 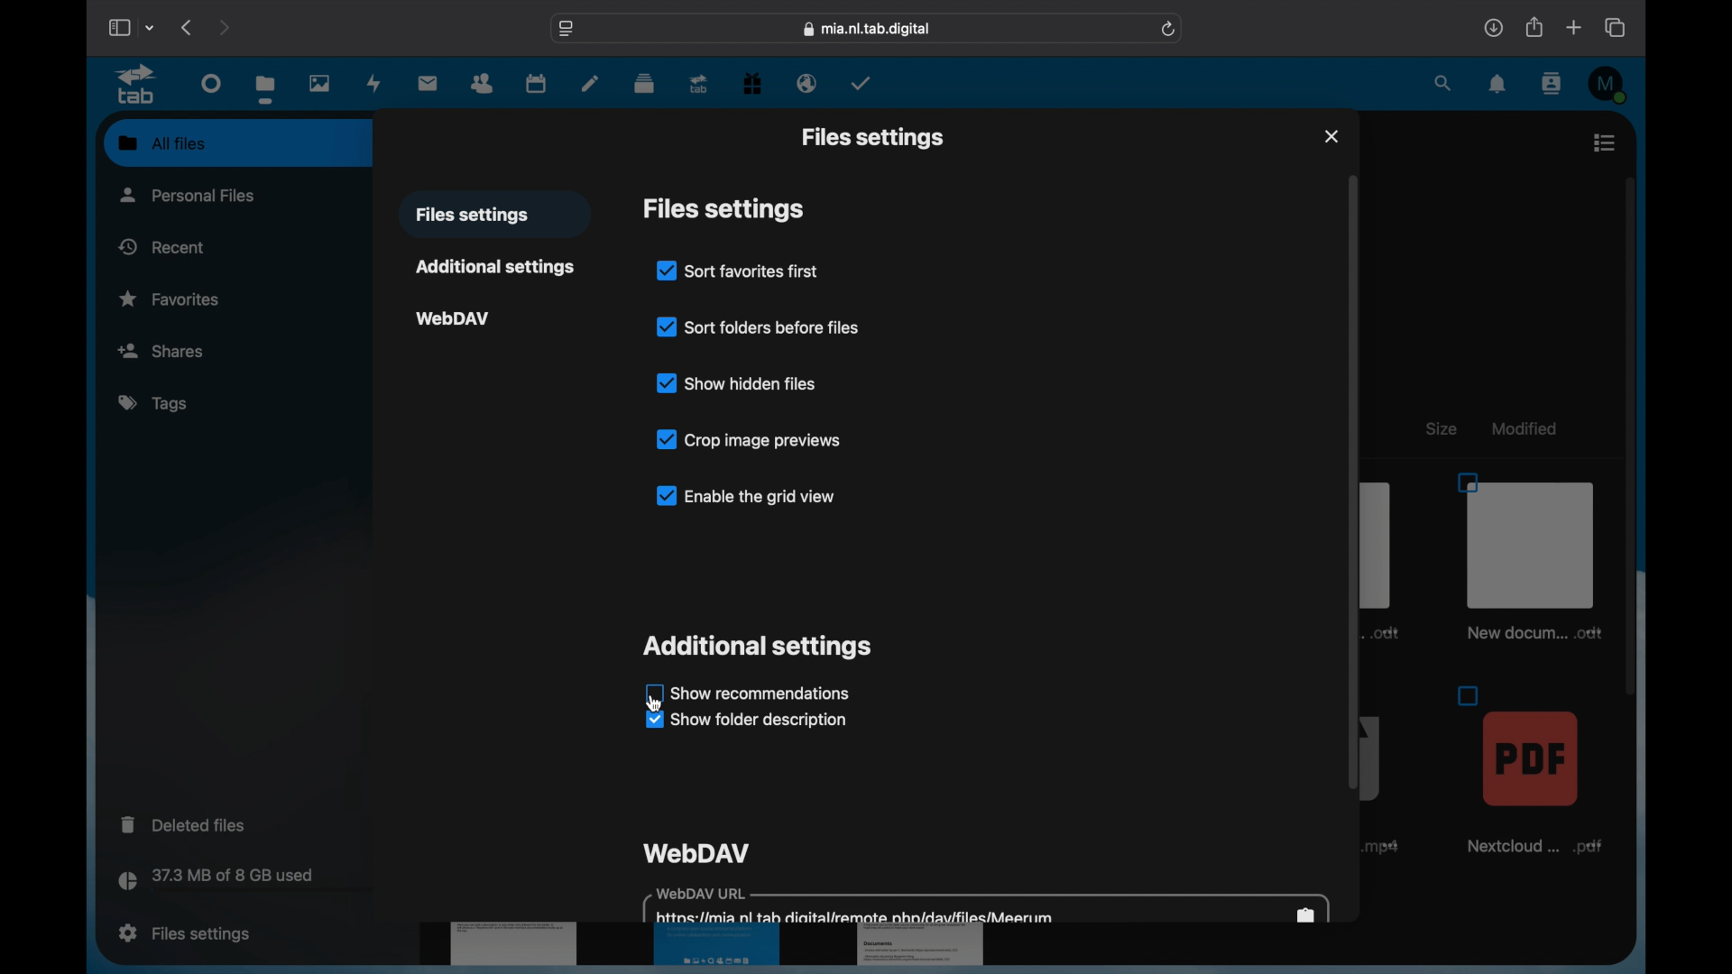 I want to click on document, so click(x=512, y=942).